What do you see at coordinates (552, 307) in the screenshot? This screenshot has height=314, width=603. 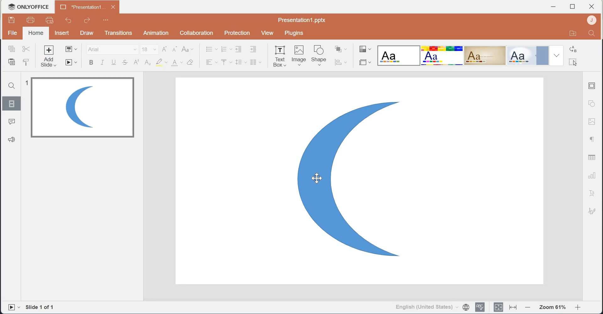 I see `Zoom 61%` at bounding box center [552, 307].